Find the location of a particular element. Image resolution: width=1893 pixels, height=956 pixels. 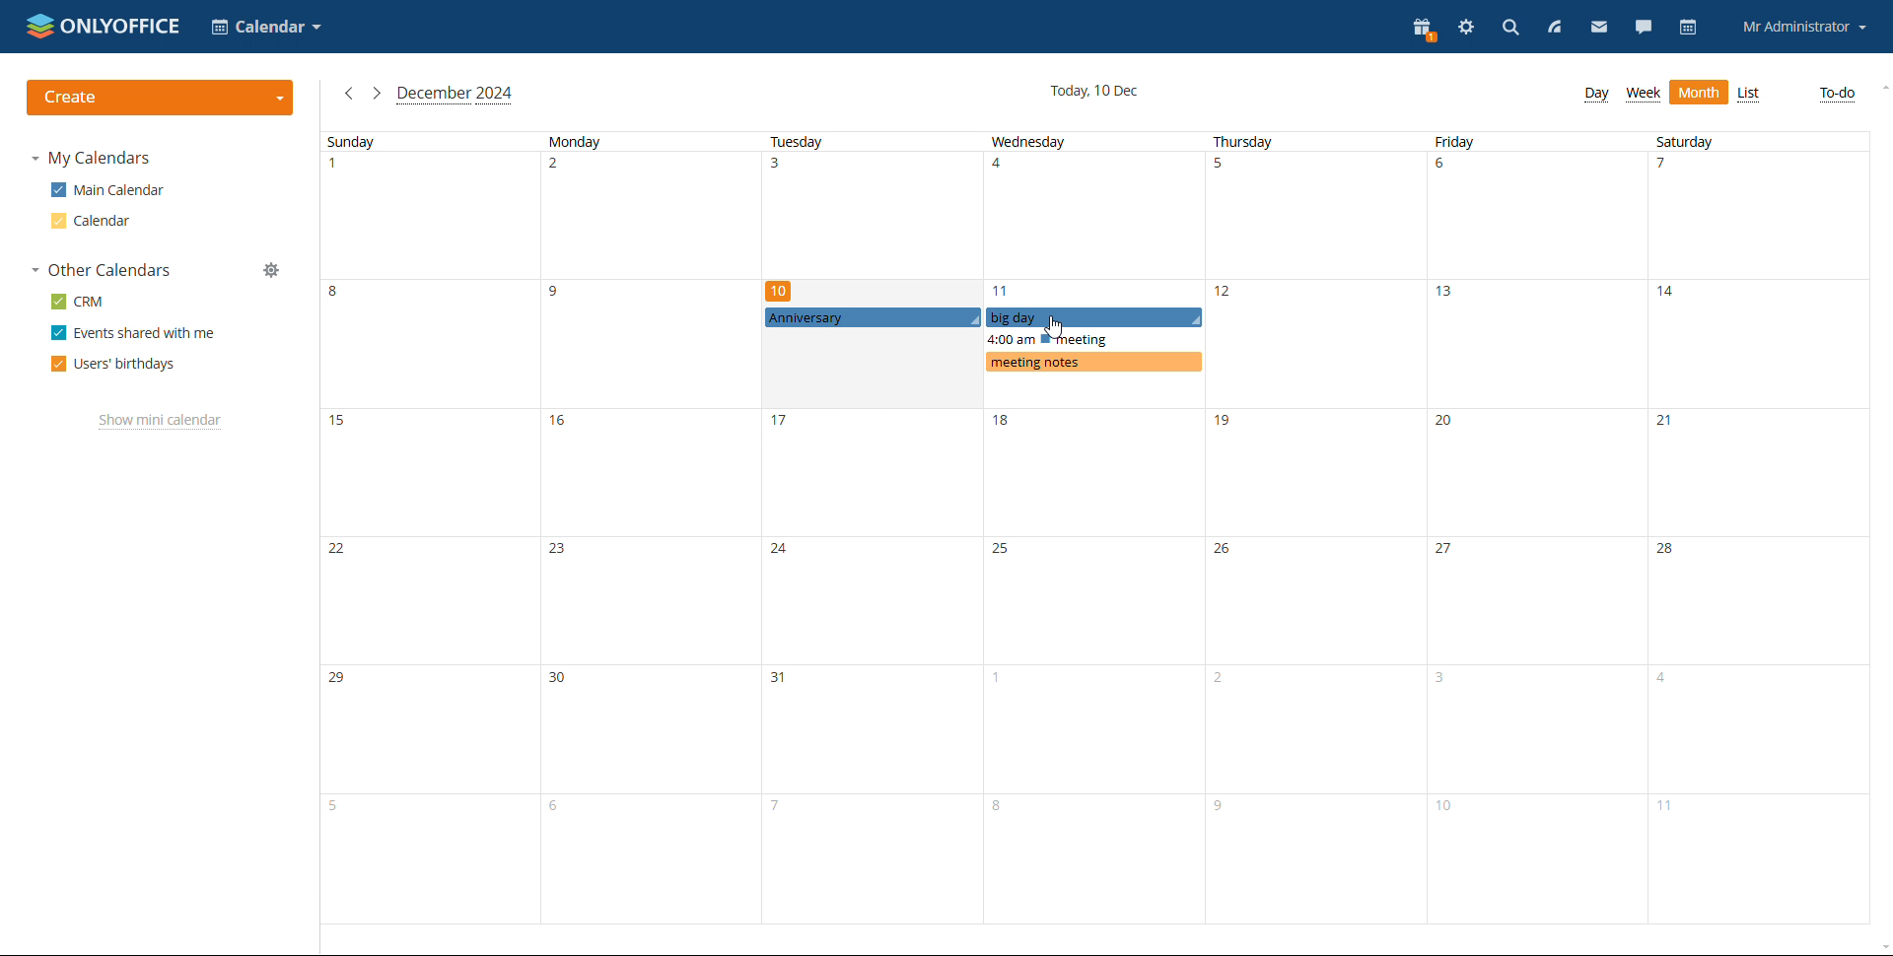

my calendars is located at coordinates (96, 159).